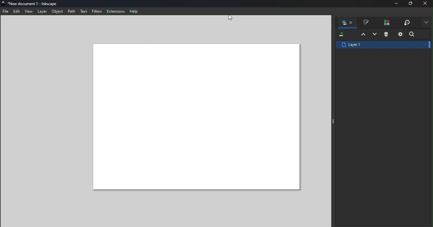 The width and height of the screenshot is (433, 227). Describe the element at coordinates (33, 3) in the screenshot. I see `File name` at that location.